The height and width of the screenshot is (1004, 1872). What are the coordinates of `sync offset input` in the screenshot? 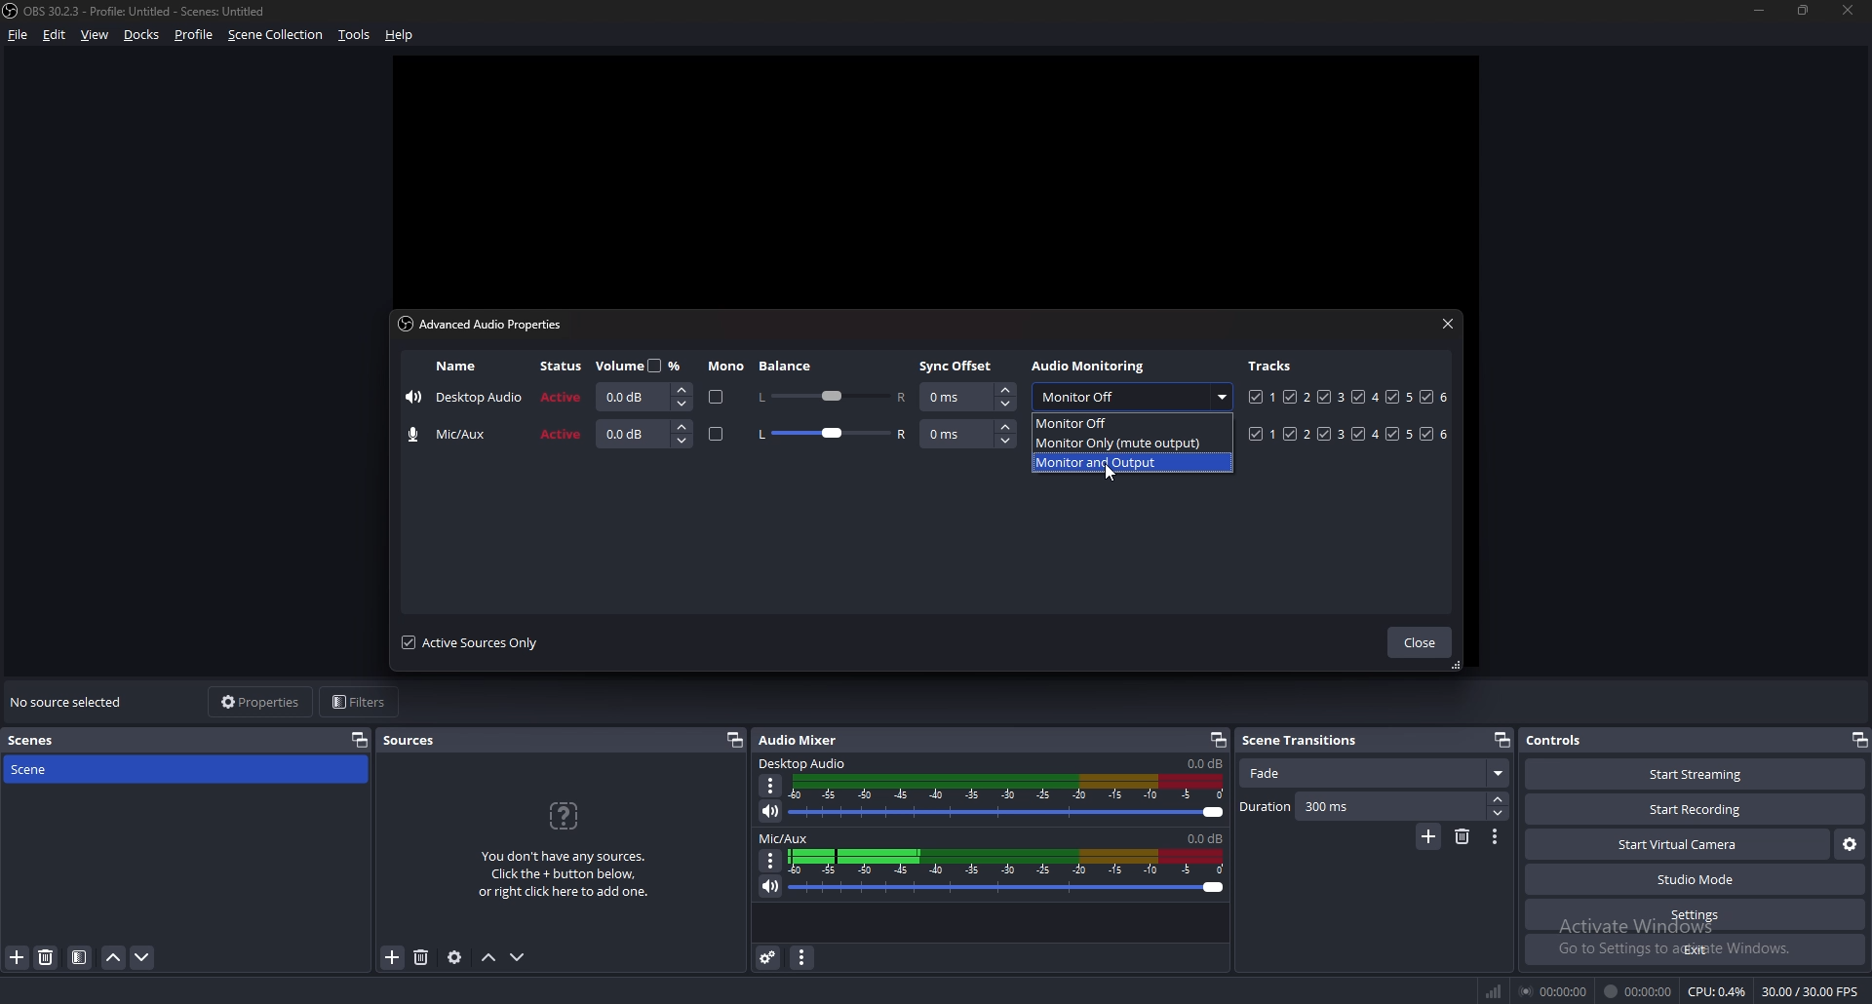 It's located at (967, 398).